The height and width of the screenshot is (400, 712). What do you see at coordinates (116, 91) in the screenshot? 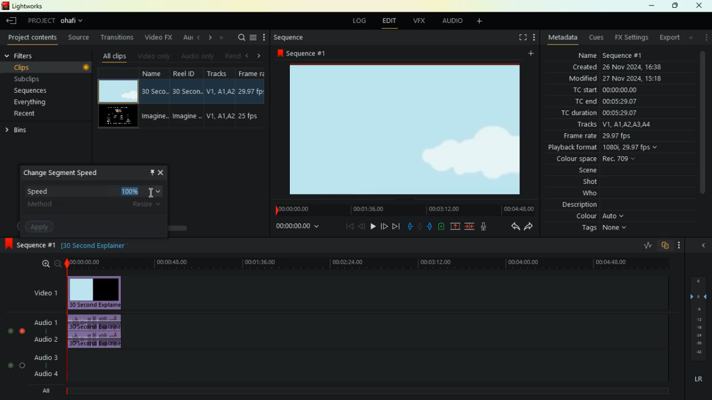
I see `video` at bounding box center [116, 91].